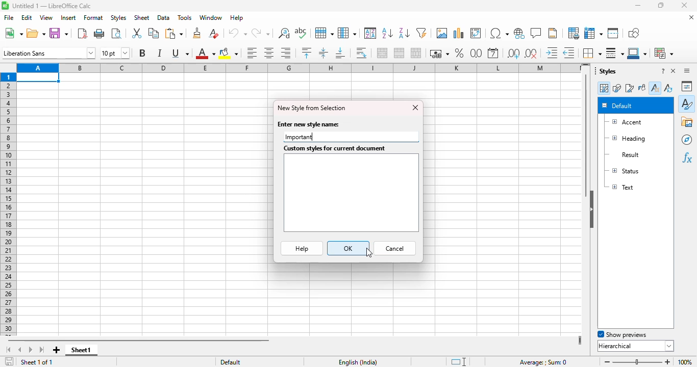 The image size is (697, 367). Describe the element at coordinates (642, 88) in the screenshot. I see `fill format mode` at that location.